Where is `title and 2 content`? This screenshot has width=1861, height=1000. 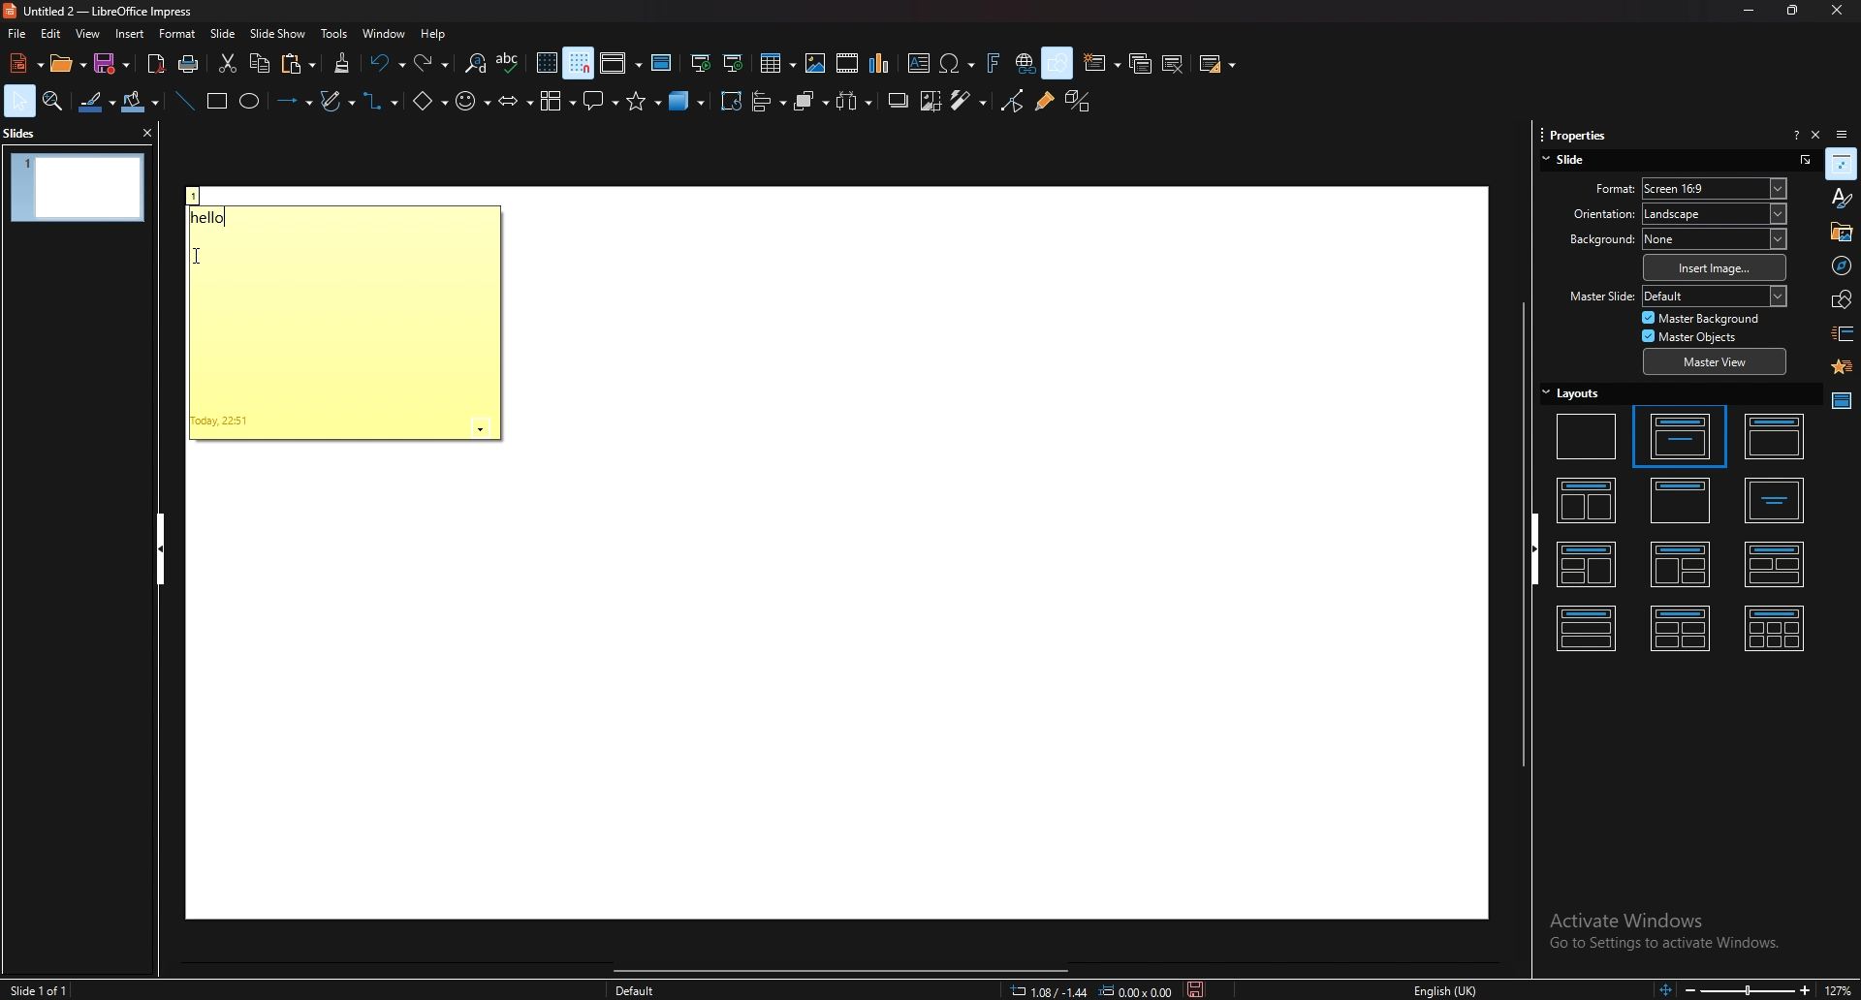
title and 2 content is located at coordinates (1592, 498).